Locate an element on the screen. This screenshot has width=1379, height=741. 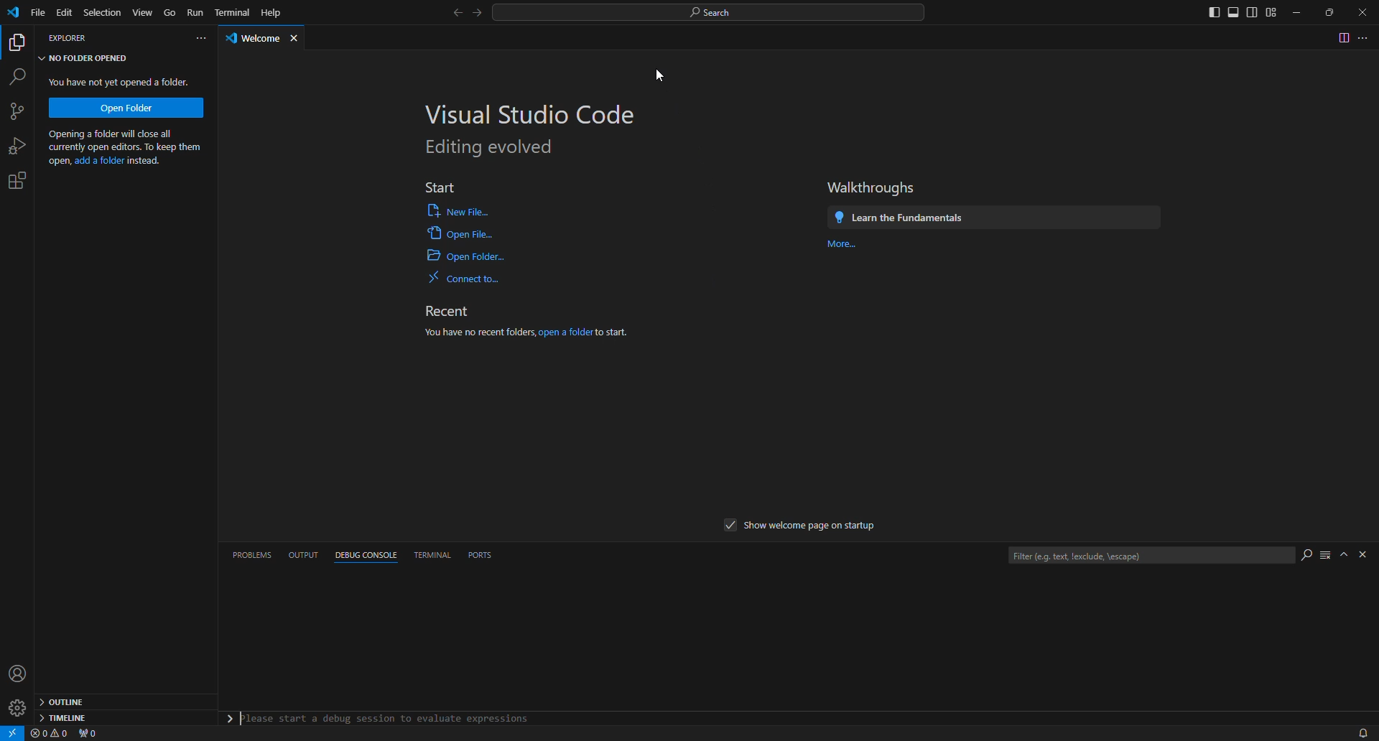
close is located at coordinates (1362, 556).